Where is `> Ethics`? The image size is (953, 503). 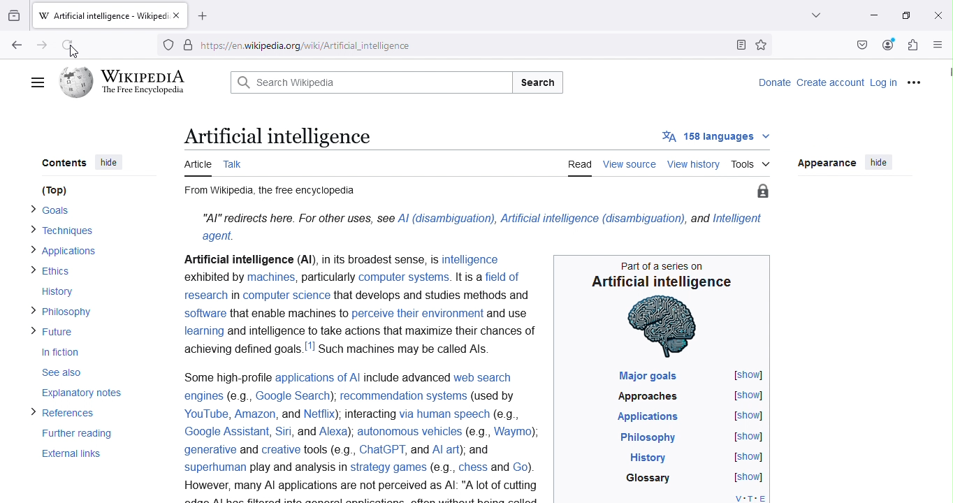 > Ethics is located at coordinates (46, 272).